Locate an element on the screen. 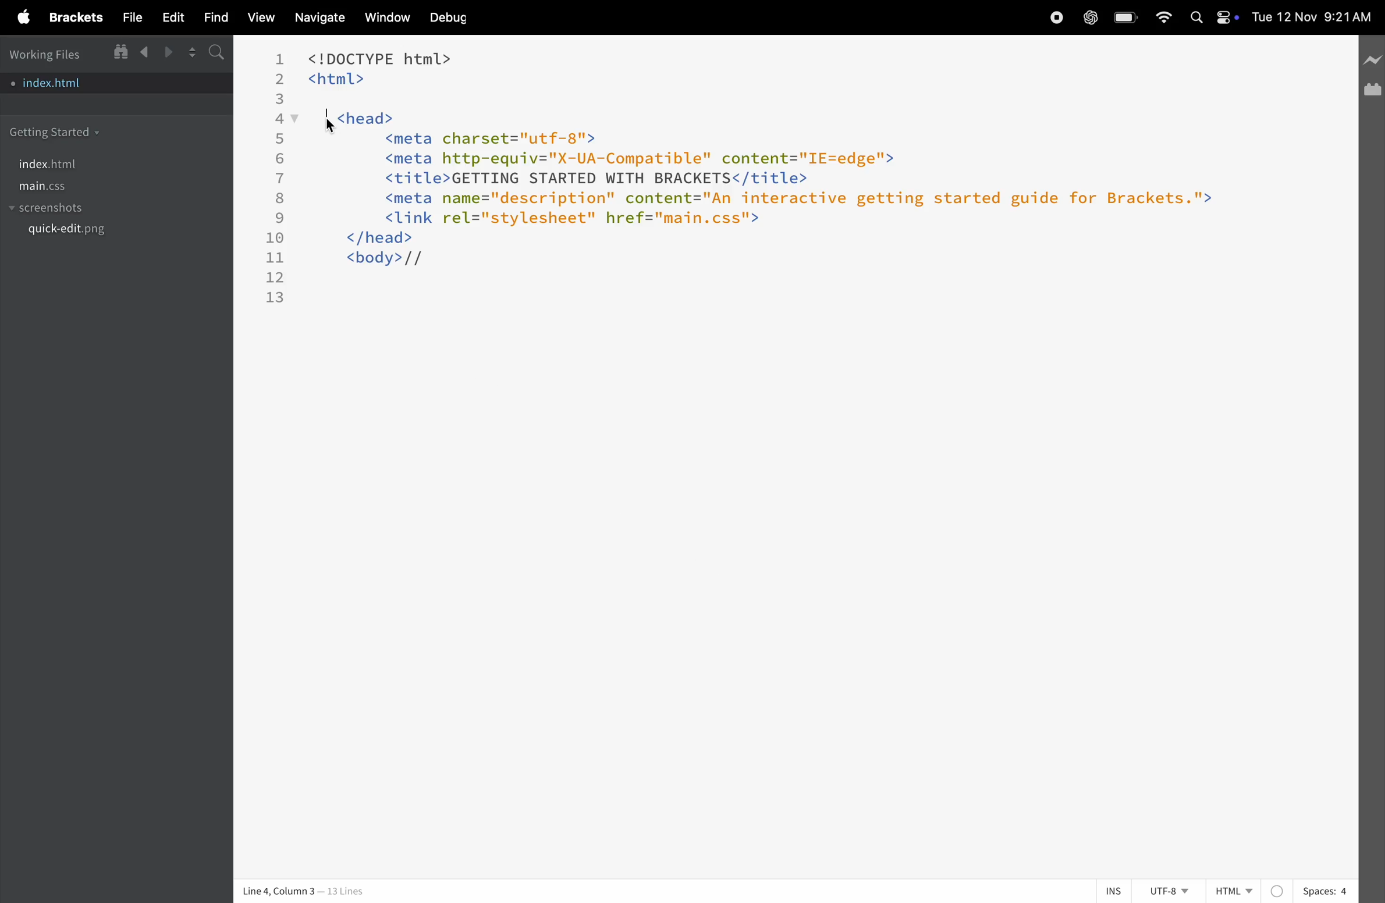  index.html is located at coordinates (92, 79).